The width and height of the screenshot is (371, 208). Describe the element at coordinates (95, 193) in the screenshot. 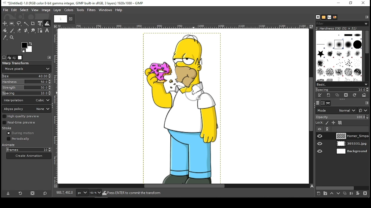

I see `zoom level` at that location.